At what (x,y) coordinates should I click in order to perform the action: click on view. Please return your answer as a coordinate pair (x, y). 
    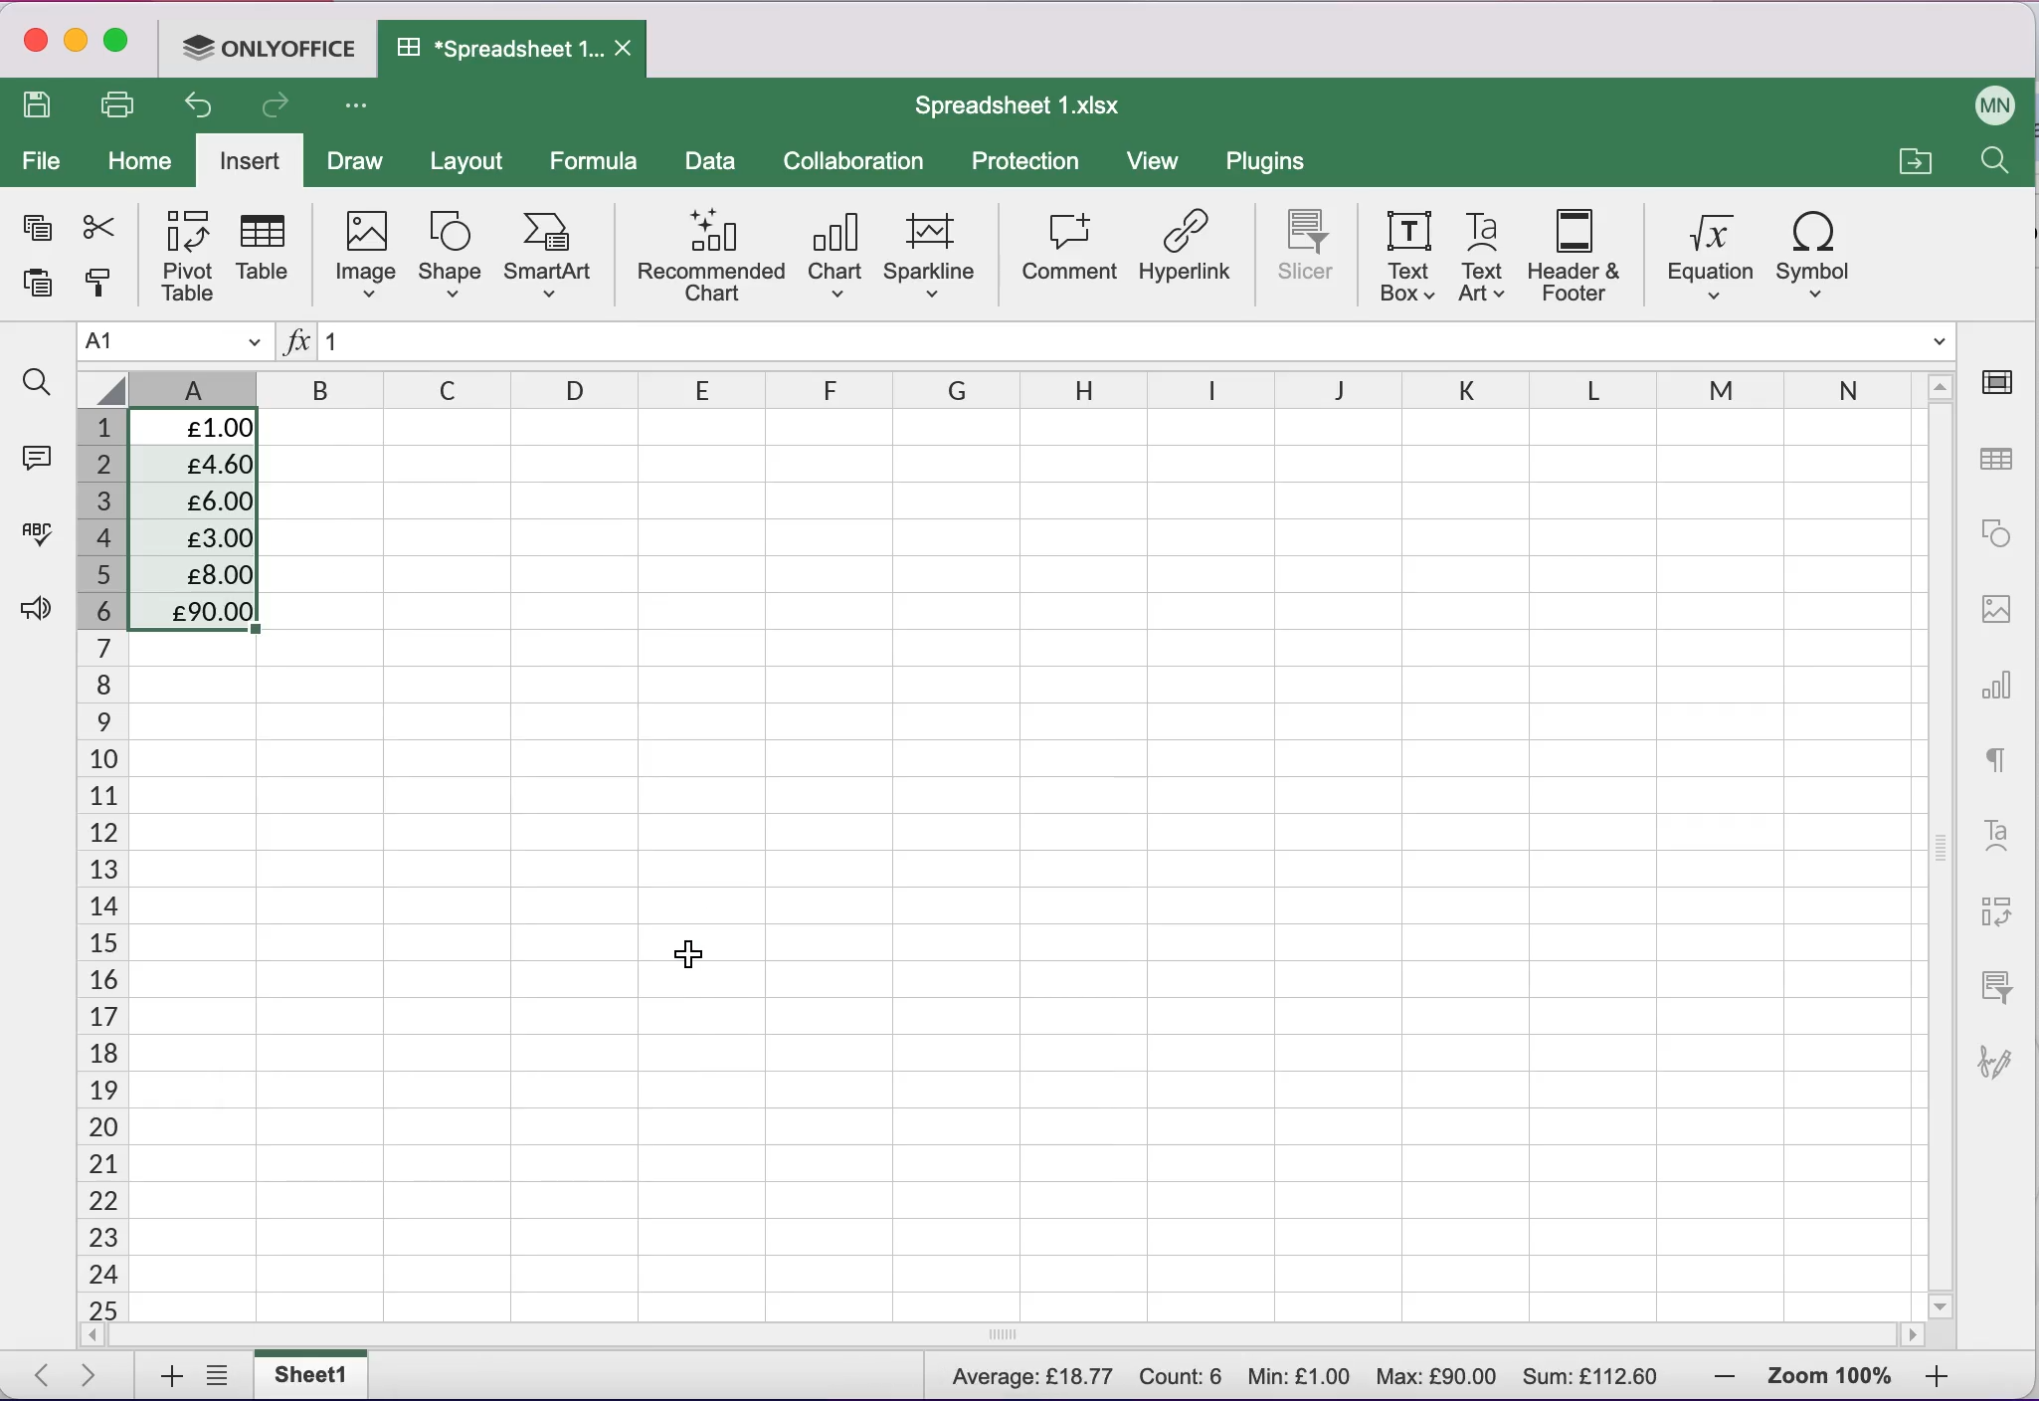
    Looking at the image, I should click on (1154, 160).